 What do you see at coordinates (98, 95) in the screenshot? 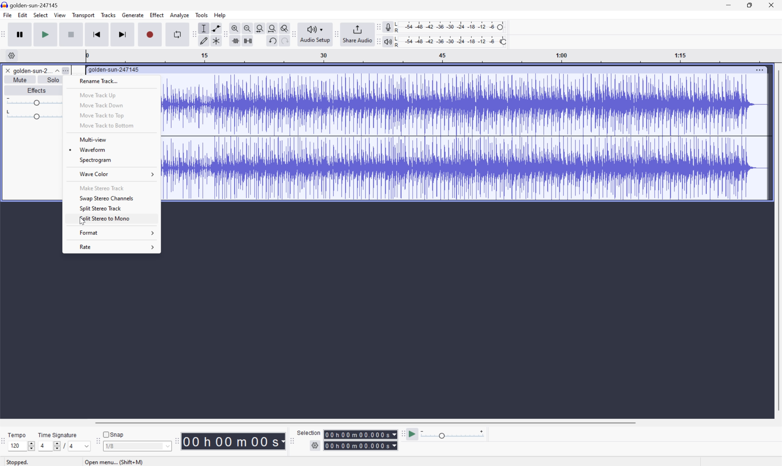
I see `Move Track Up` at bounding box center [98, 95].